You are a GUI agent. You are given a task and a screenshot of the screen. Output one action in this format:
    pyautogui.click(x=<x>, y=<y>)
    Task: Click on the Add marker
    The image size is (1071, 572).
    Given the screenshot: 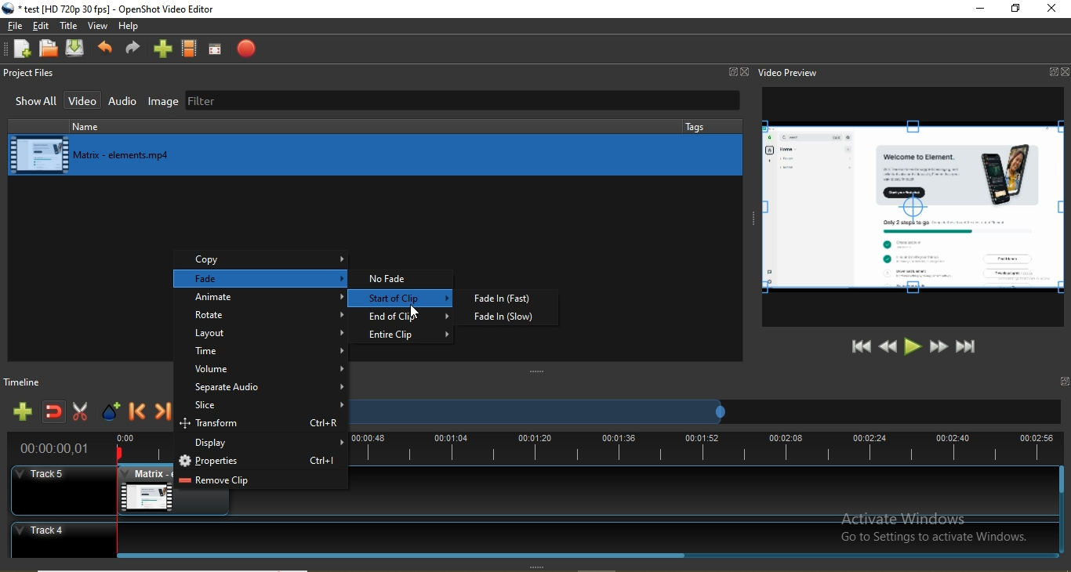 What is the action you would take?
    pyautogui.click(x=111, y=415)
    